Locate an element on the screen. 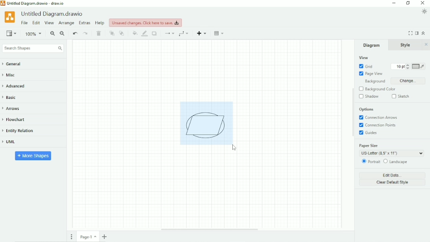  Connection points is located at coordinates (379, 125).